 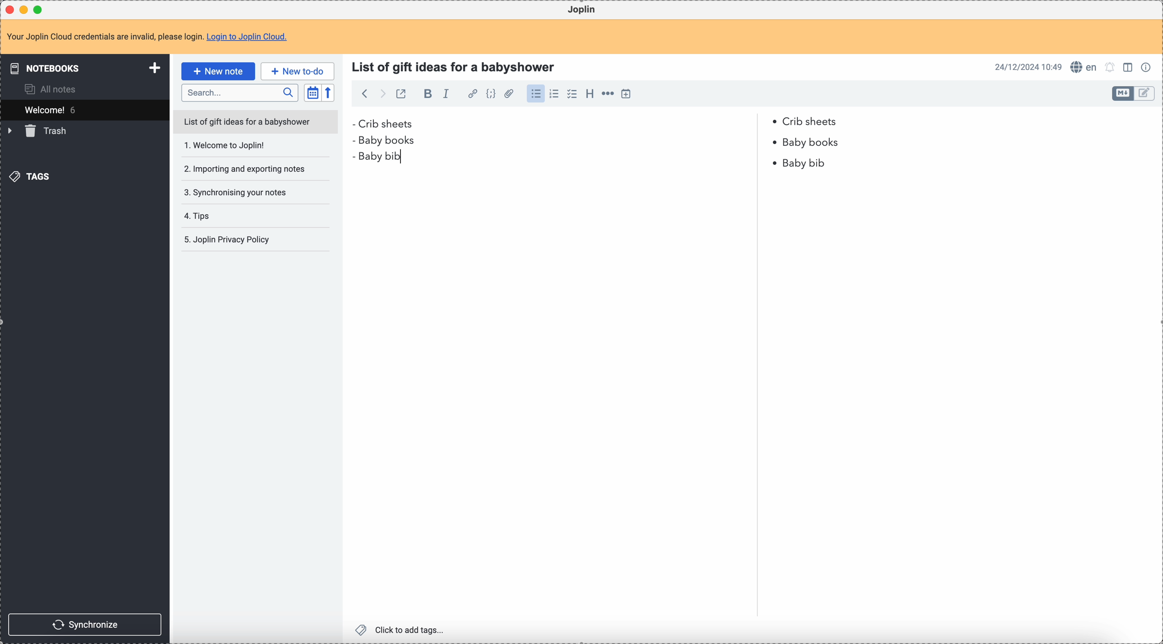 What do you see at coordinates (556, 94) in the screenshot?
I see `numbered list` at bounding box center [556, 94].